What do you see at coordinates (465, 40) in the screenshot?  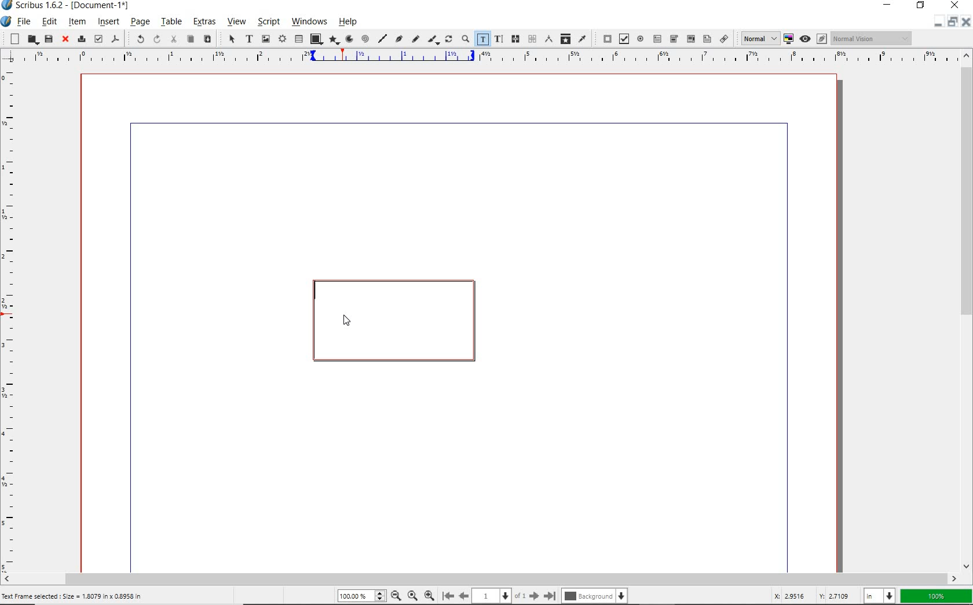 I see `zoom in or zoom out` at bounding box center [465, 40].